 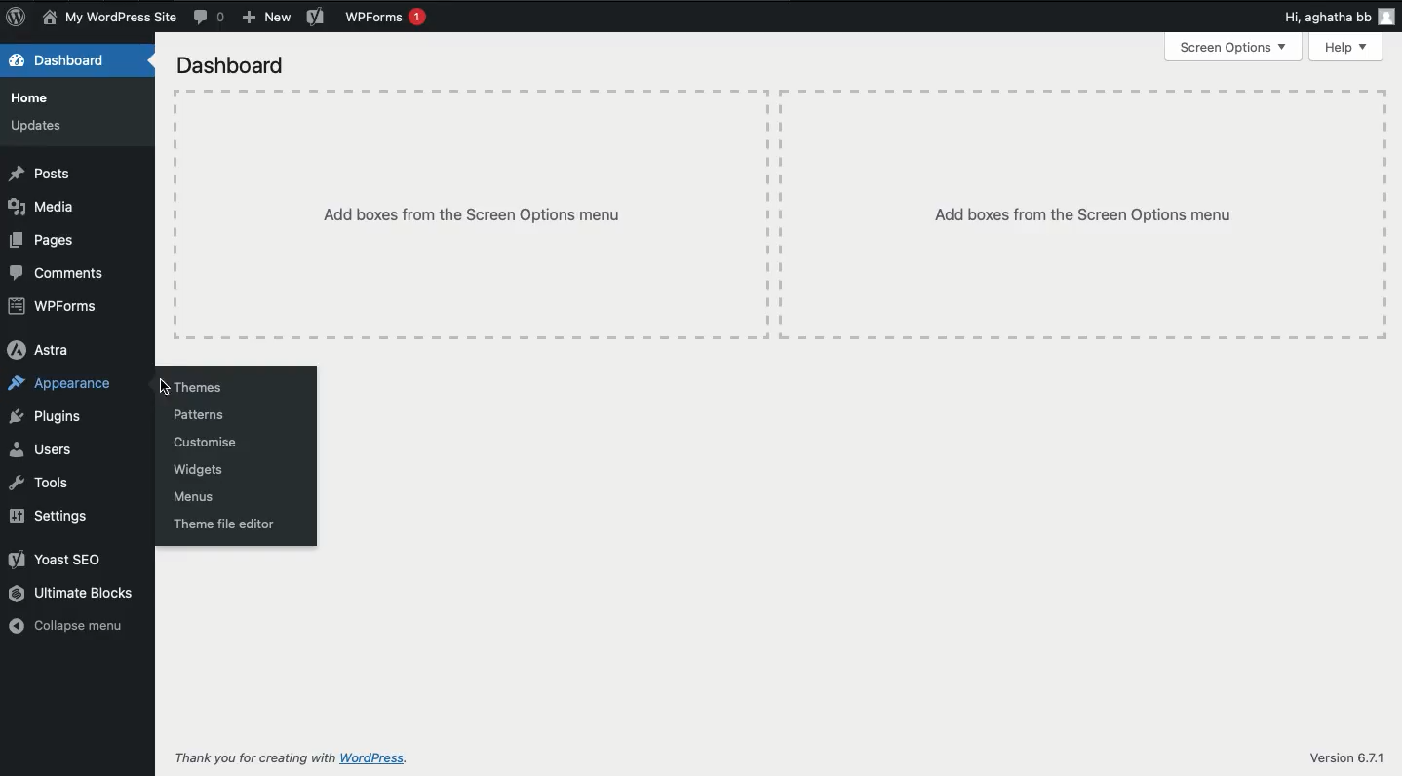 I want to click on News, so click(x=112, y=17).